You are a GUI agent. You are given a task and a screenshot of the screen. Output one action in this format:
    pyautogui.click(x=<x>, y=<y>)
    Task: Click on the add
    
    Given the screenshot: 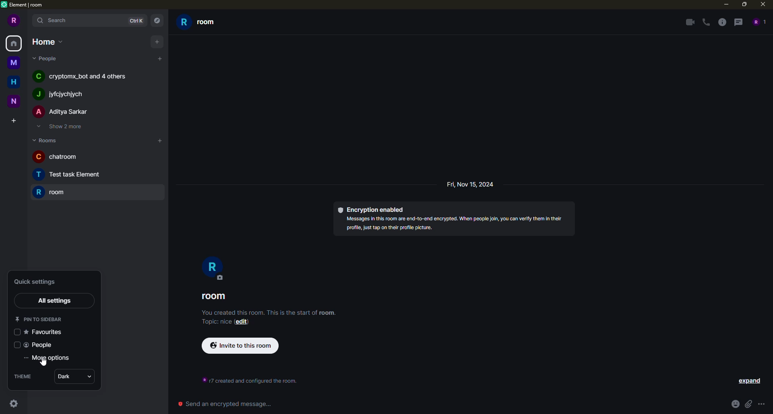 What is the action you would take?
    pyautogui.click(x=160, y=141)
    